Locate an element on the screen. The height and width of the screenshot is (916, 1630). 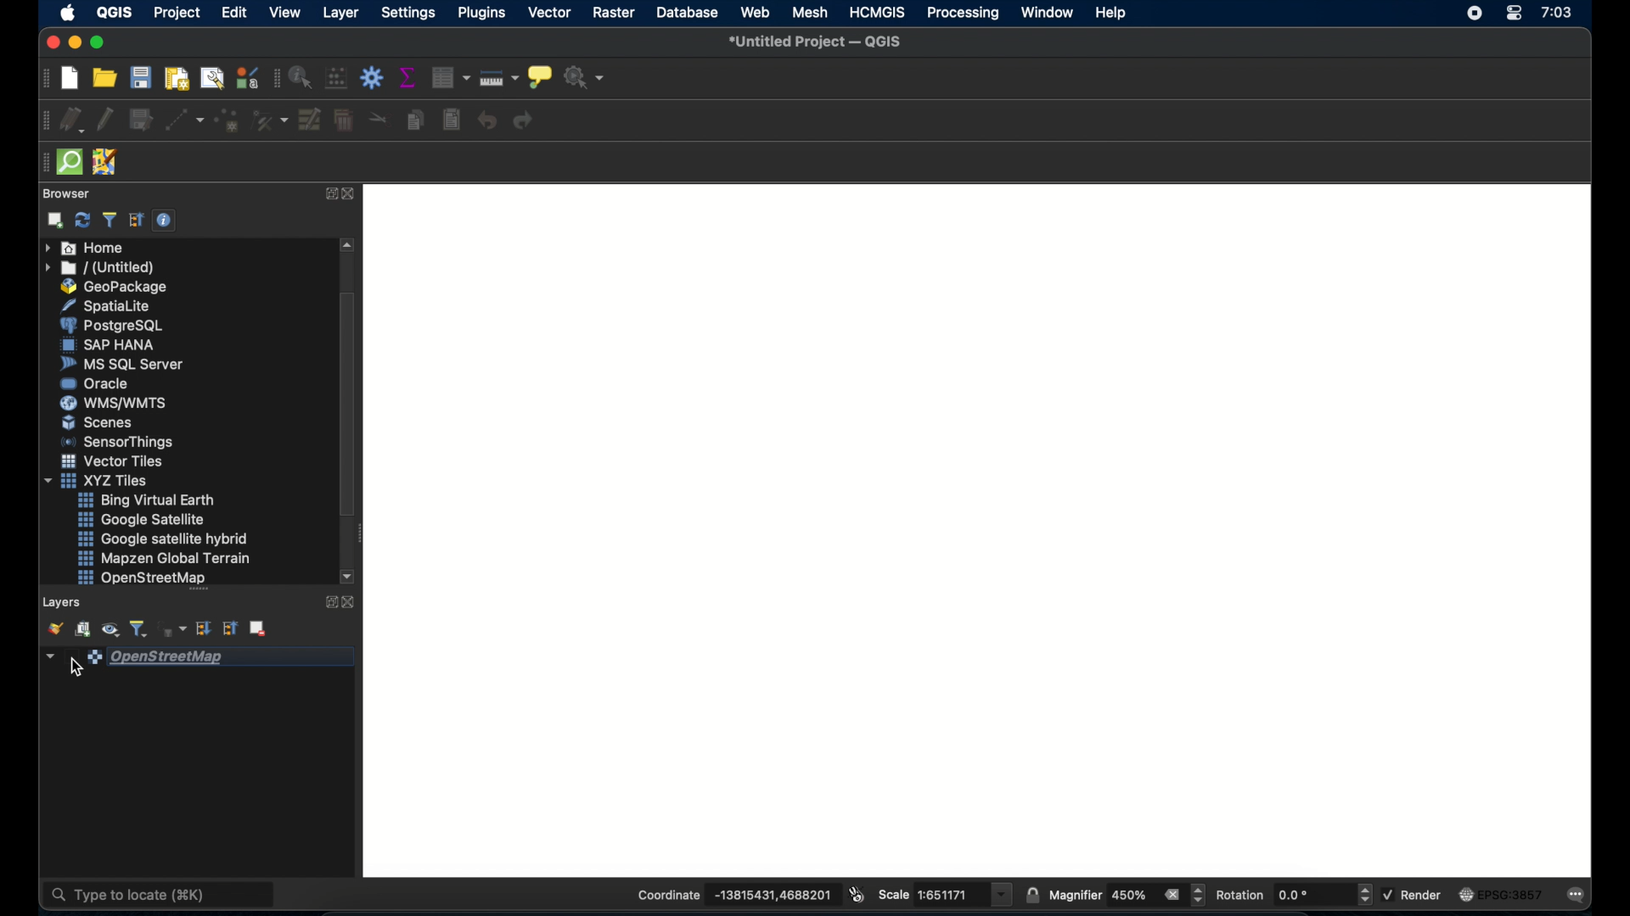
messages is located at coordinates (1579, 897).